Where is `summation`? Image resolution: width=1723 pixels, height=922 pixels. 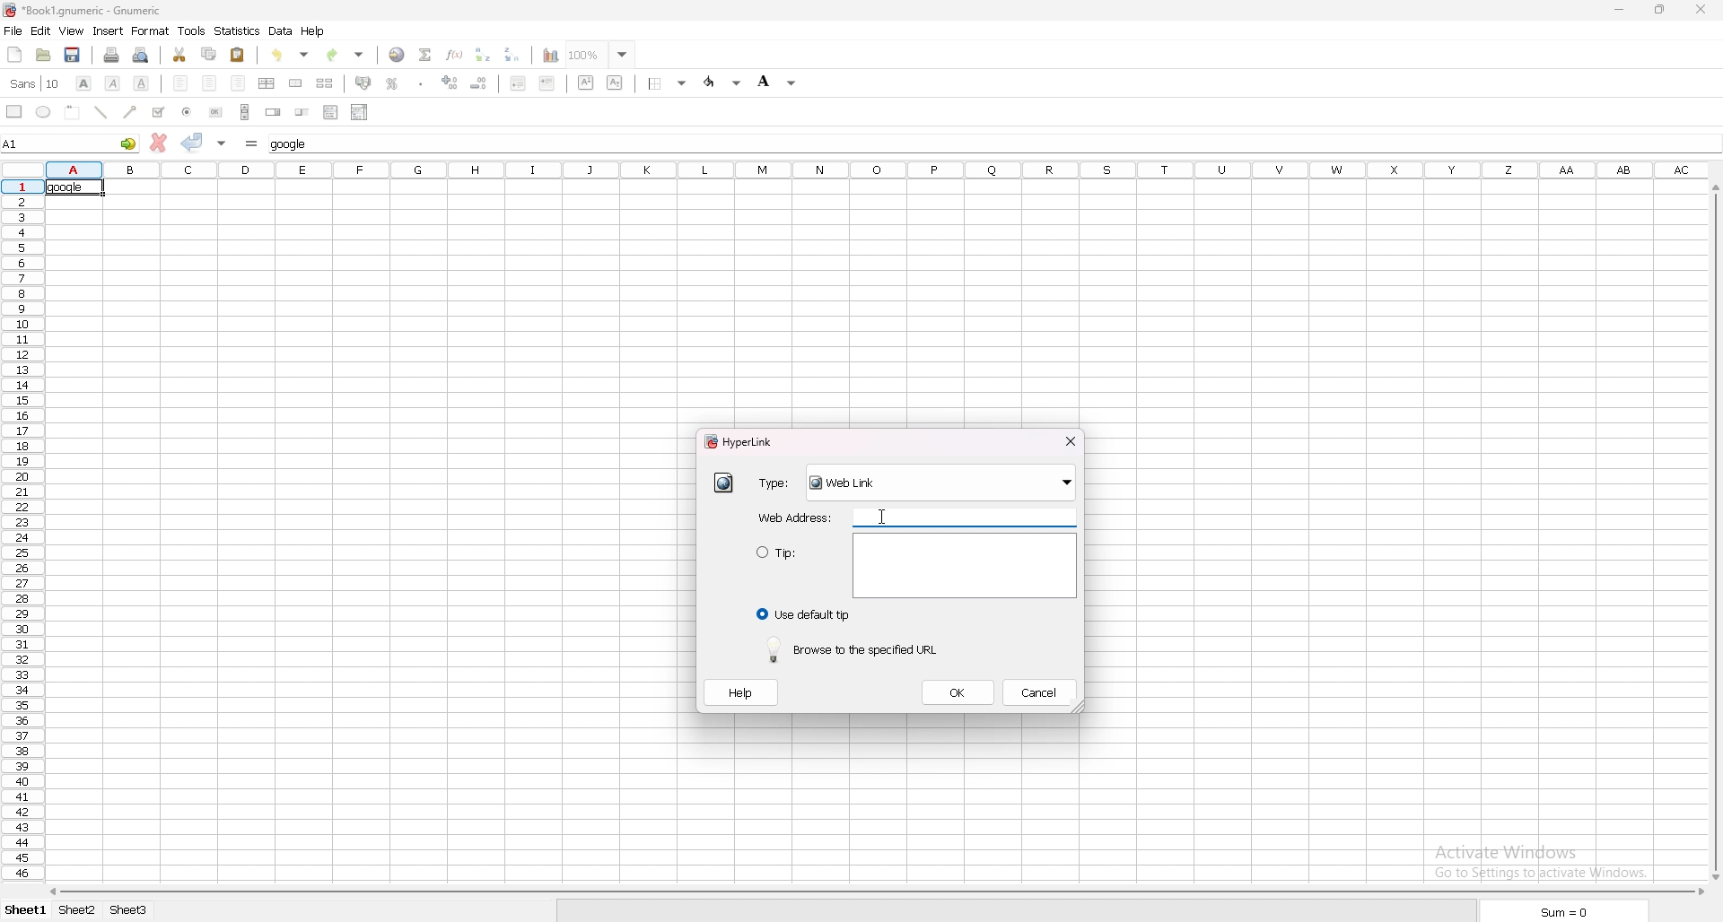
summation is located at coordinates (425, 56).